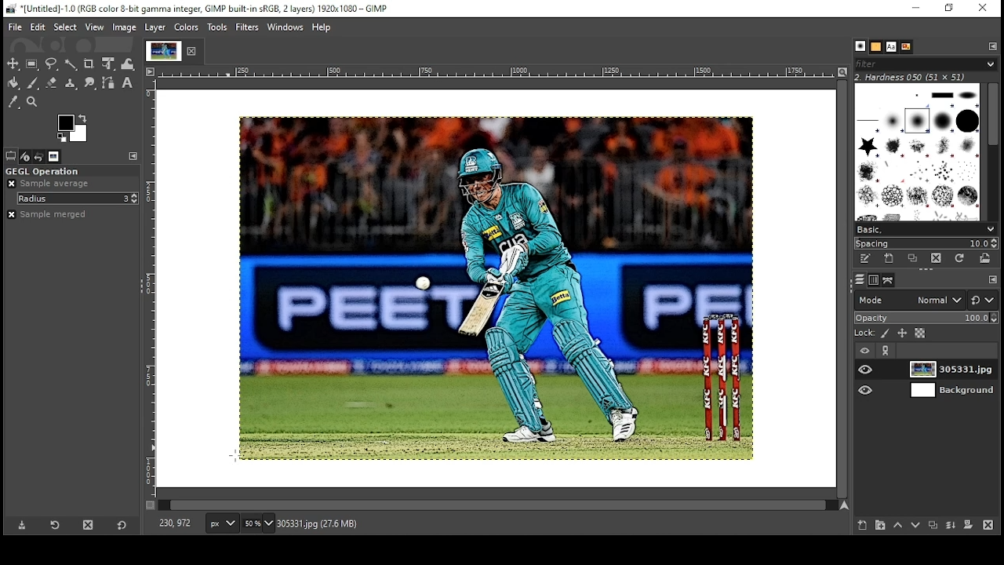 This screenshot has height=565, width=1004. I want to click on configure this tab, so click(135, 154).